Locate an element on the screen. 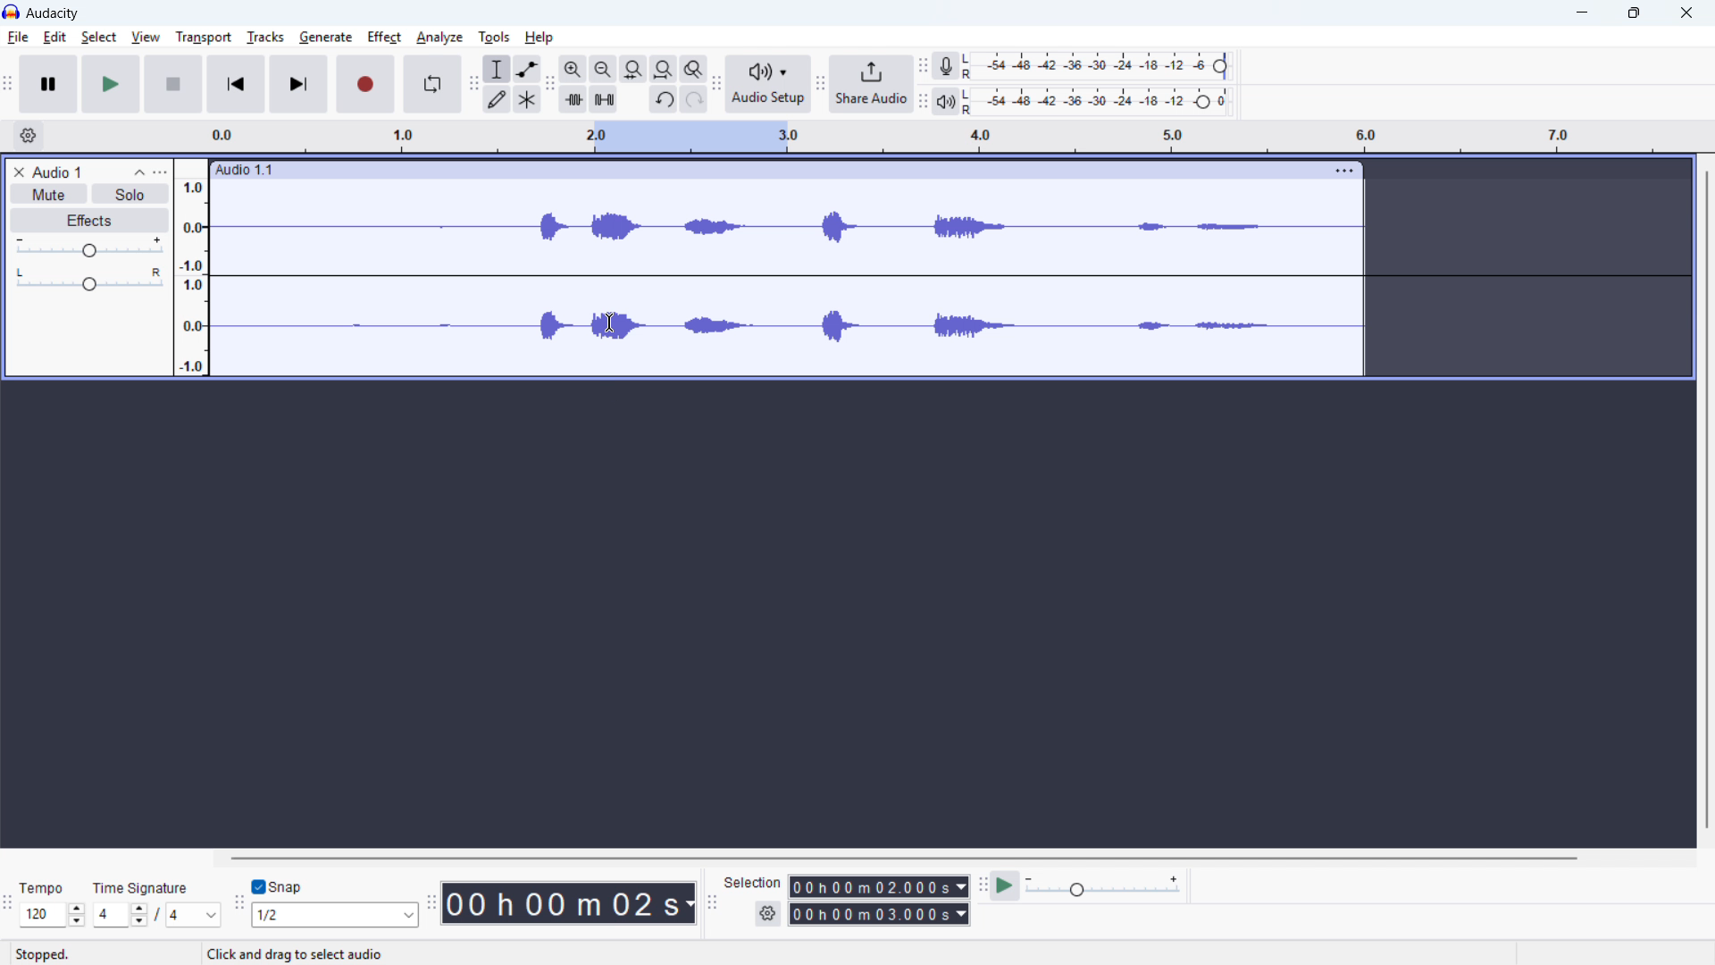 The height and width of the screenshot is (965, 1715). Selection tool is located at coordinates (497, 68).